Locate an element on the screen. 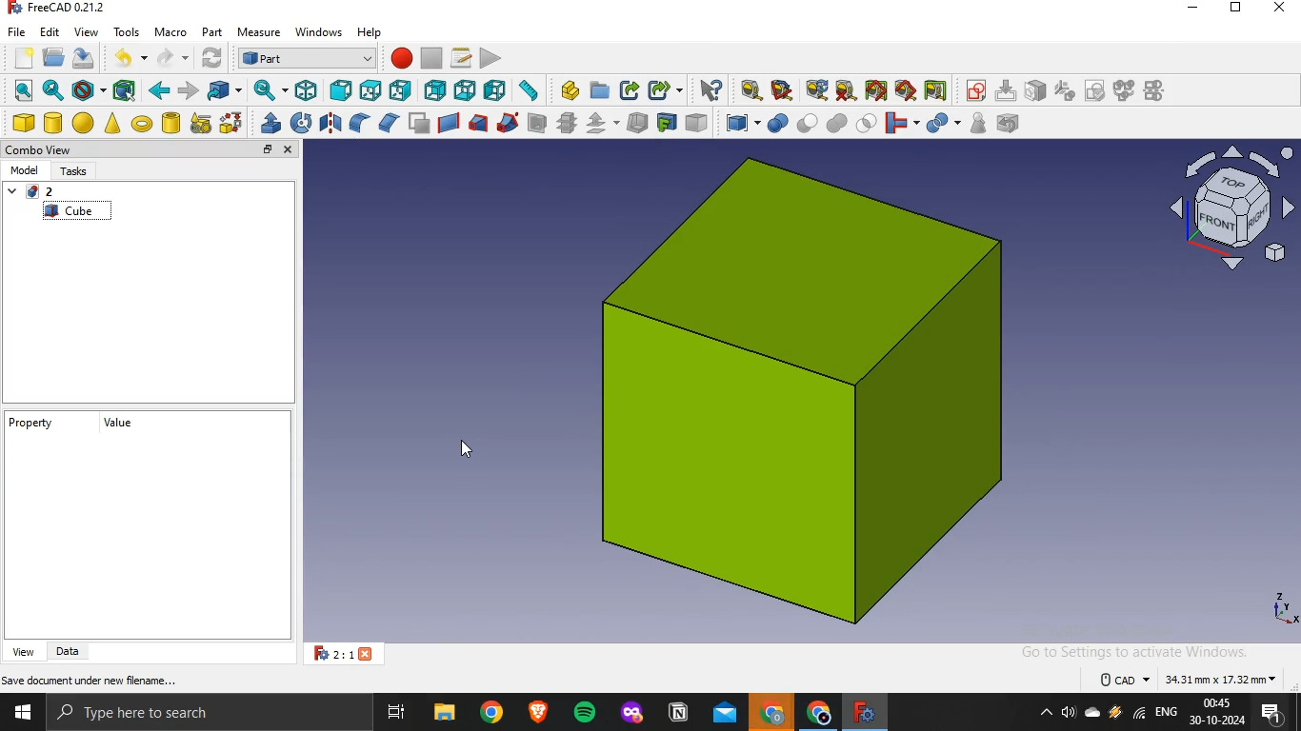  measure is located at coordinates (260, 31).